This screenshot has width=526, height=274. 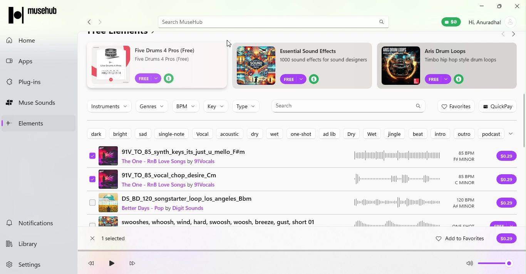 What do you see at coordinates (419, 106) in the screenshot?
I see `Search` at bounding box center [419, 106].